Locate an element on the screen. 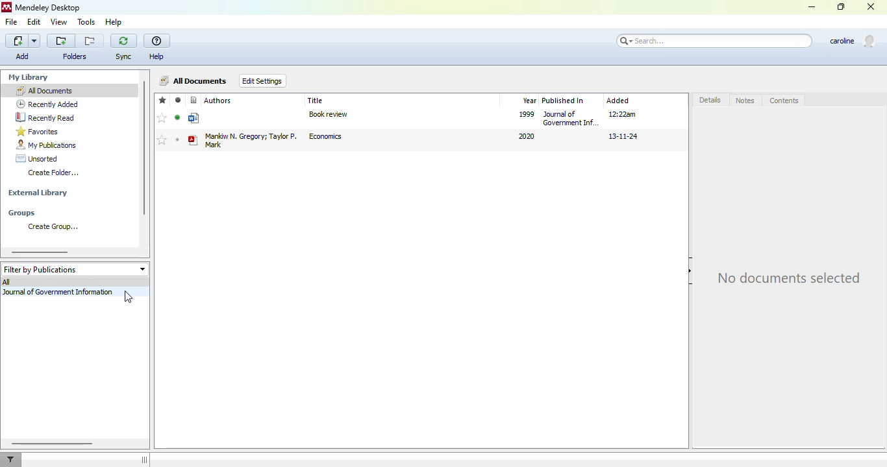  profile is located at coordinates (853, 41).